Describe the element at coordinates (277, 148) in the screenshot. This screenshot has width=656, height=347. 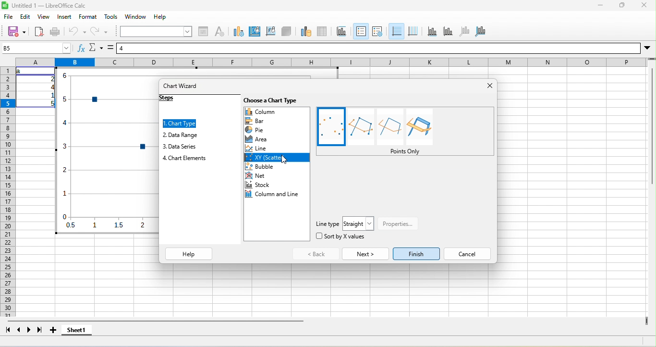
I see `line` at that location.